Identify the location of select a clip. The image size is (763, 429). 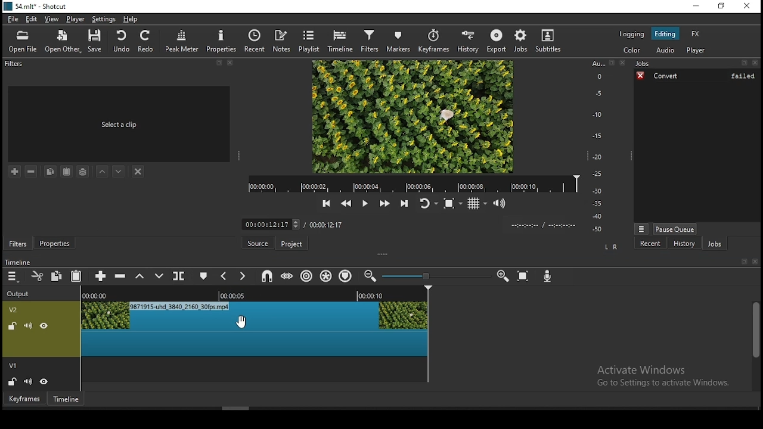
(120, 125).